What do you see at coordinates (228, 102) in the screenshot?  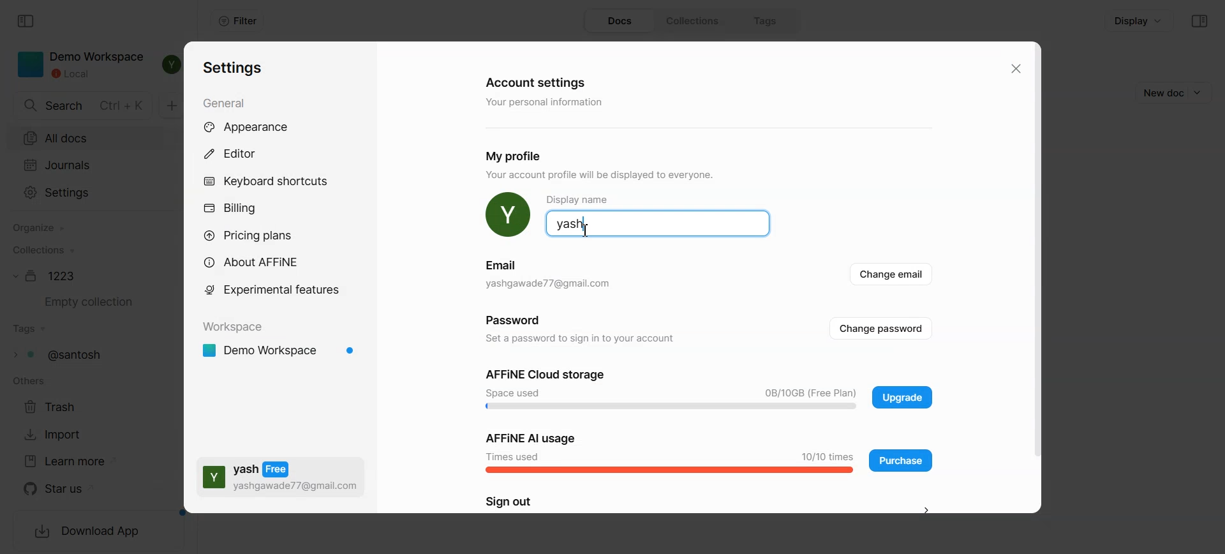 I see `General` at bounding box center [228, 102].